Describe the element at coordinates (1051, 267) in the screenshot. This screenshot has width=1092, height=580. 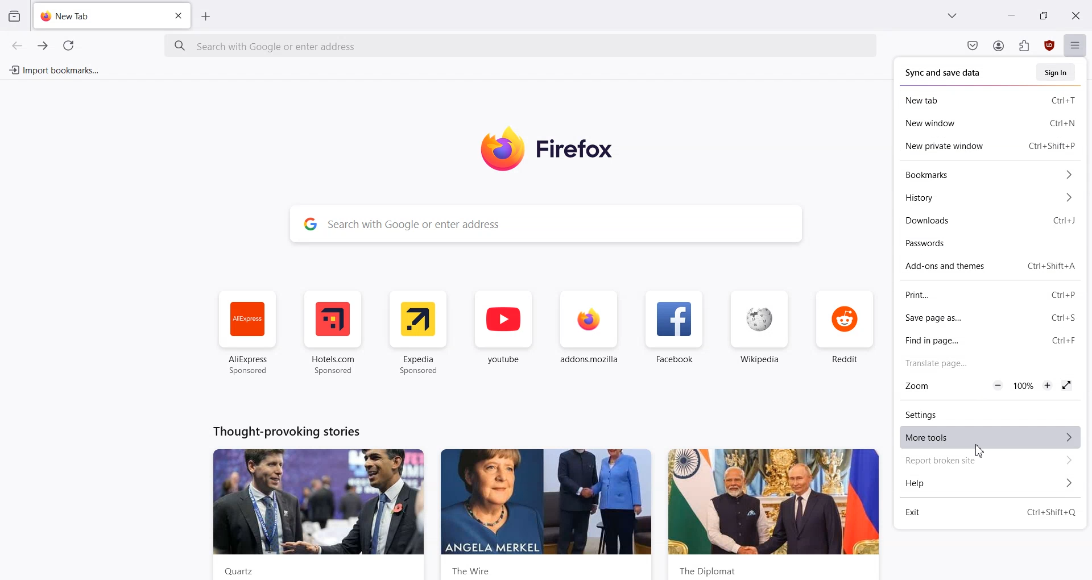
I see `Shortcut key` at that location.